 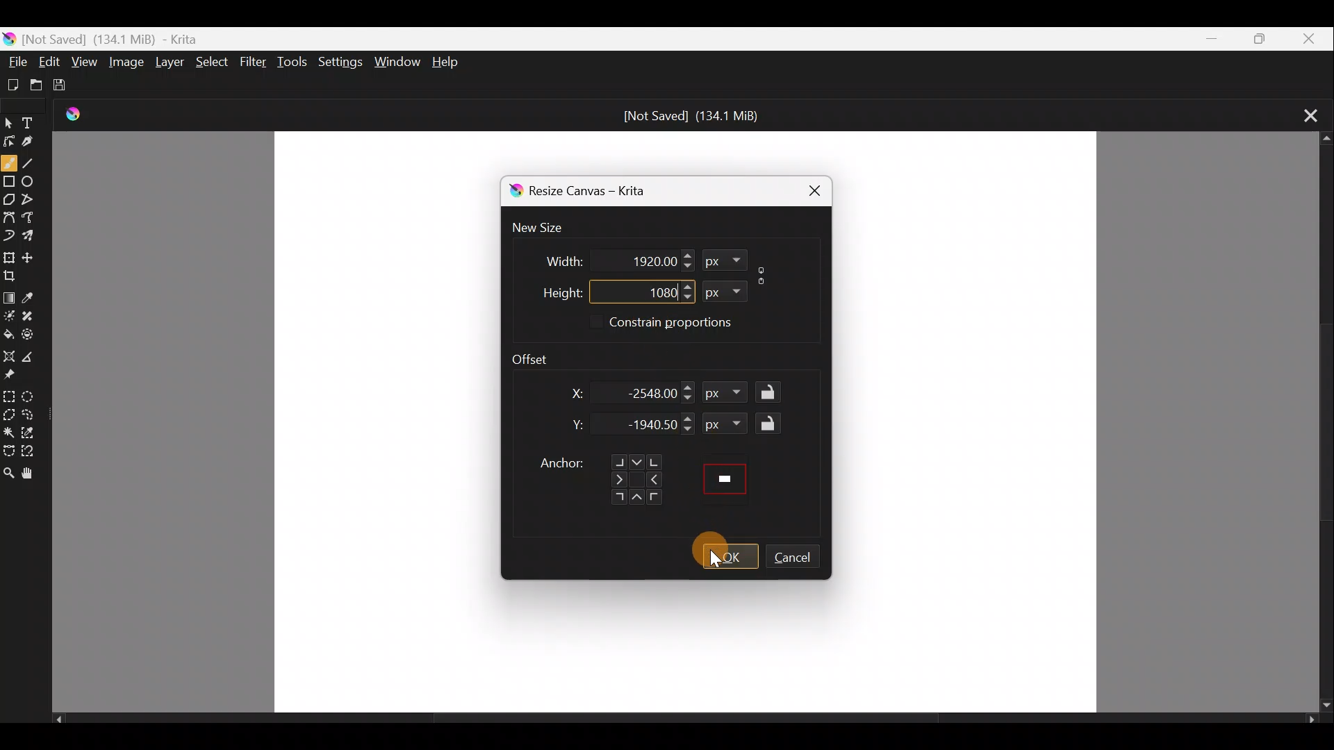 I want to click on Y dimension, so click(x=574, y=425).